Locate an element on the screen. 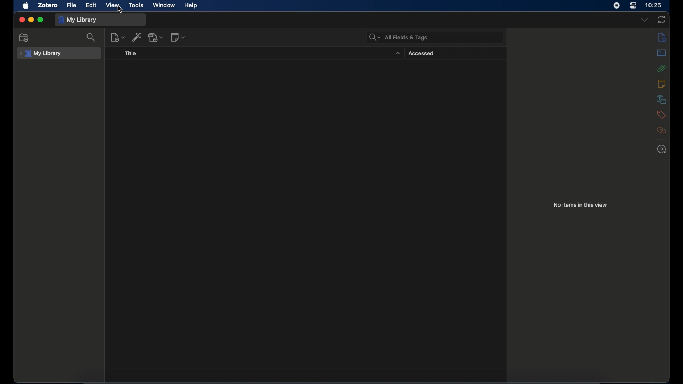 The width and height of the screenshot is (683, 384). window is located at coordinates (164, 5).